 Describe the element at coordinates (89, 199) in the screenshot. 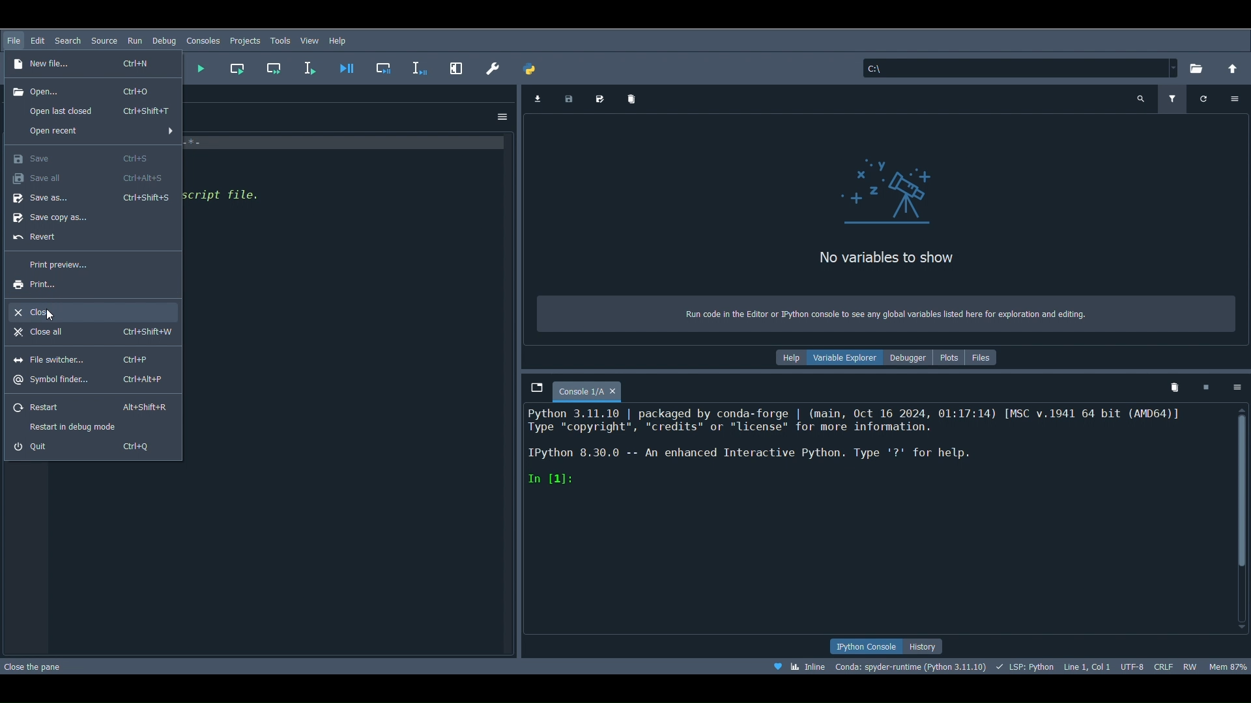

I see `Save as` at that location.